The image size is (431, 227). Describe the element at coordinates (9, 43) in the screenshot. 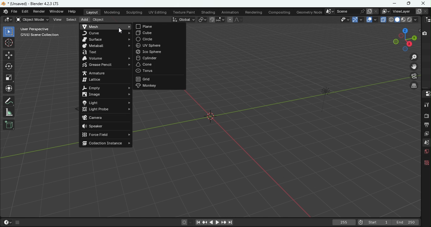

I see `Cursor` at that location.